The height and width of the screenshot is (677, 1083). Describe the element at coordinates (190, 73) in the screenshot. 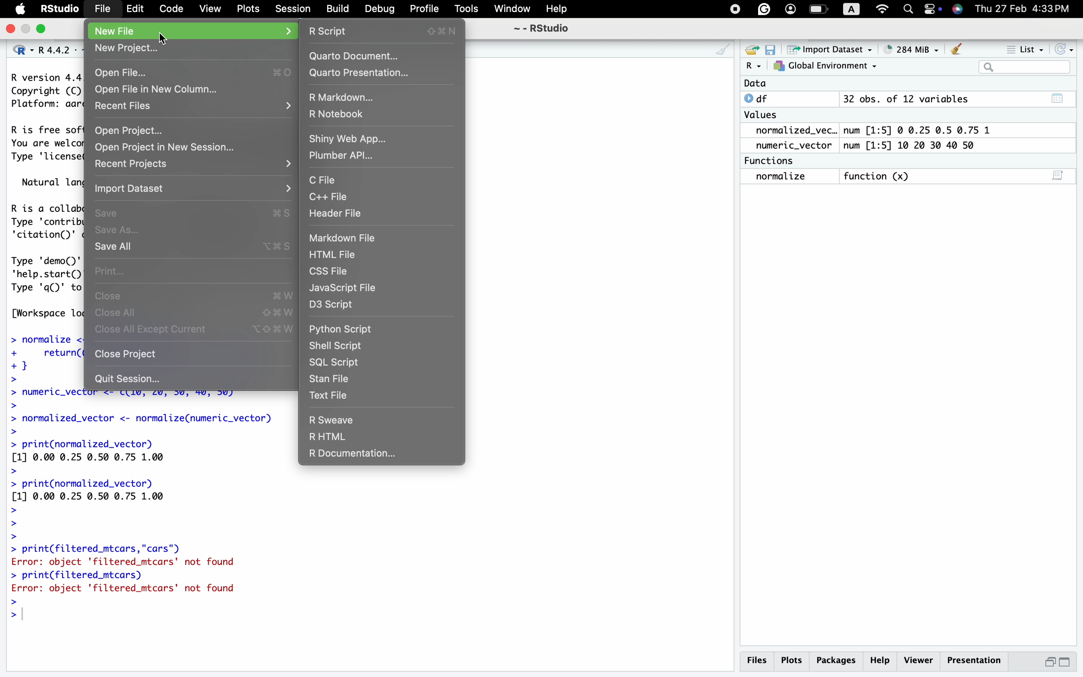

I see `OPen File...` at that location.